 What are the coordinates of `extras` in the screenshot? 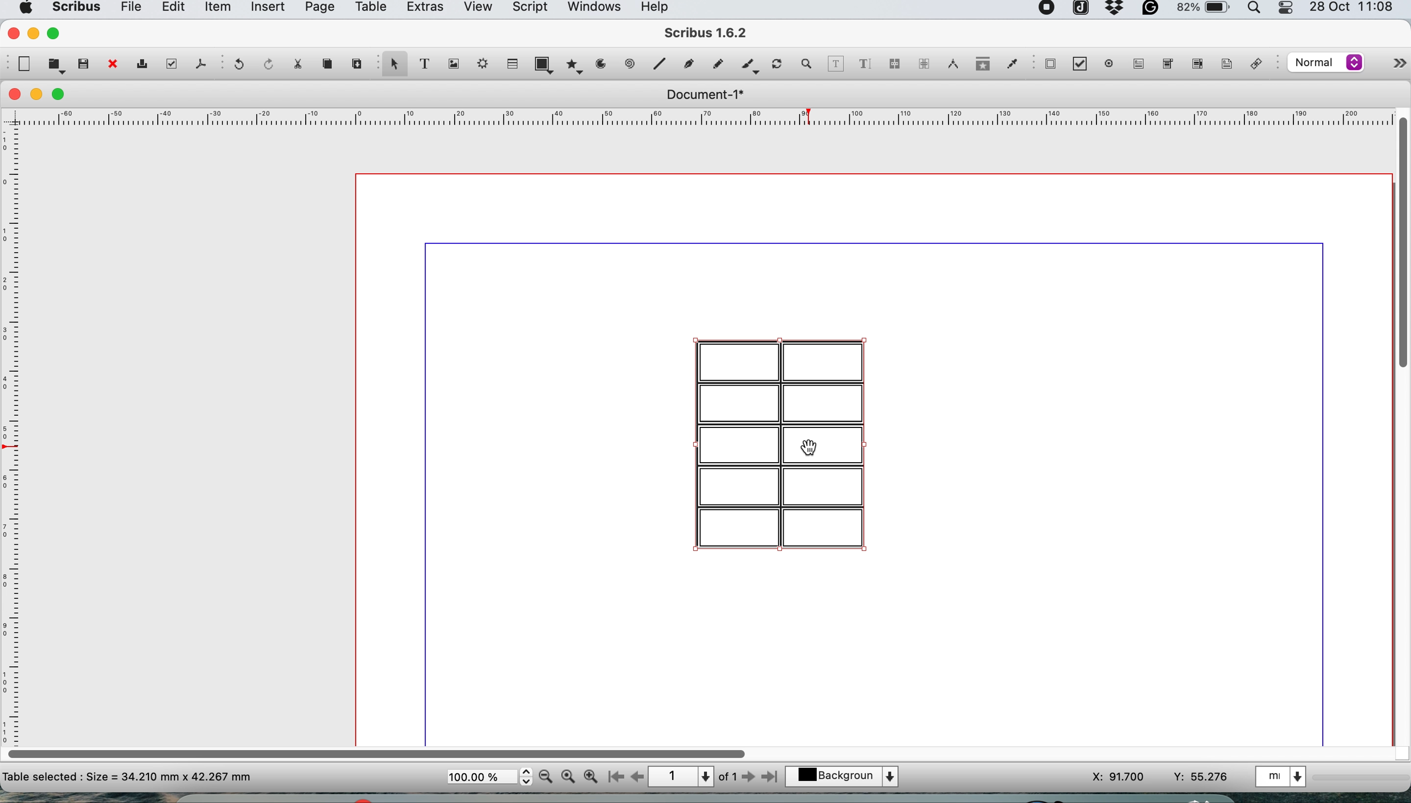 It's located at (425, 10).